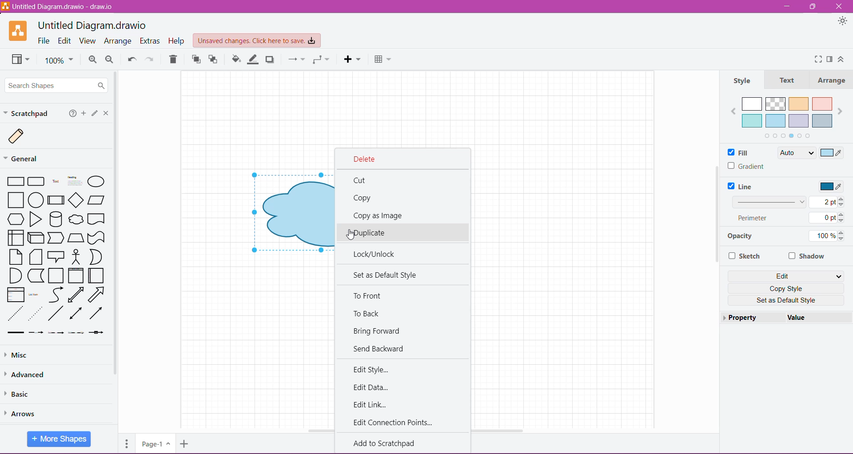  Describe the element at coordinates (814, 7) in the screenshot. I see `Restore Down` at that location.